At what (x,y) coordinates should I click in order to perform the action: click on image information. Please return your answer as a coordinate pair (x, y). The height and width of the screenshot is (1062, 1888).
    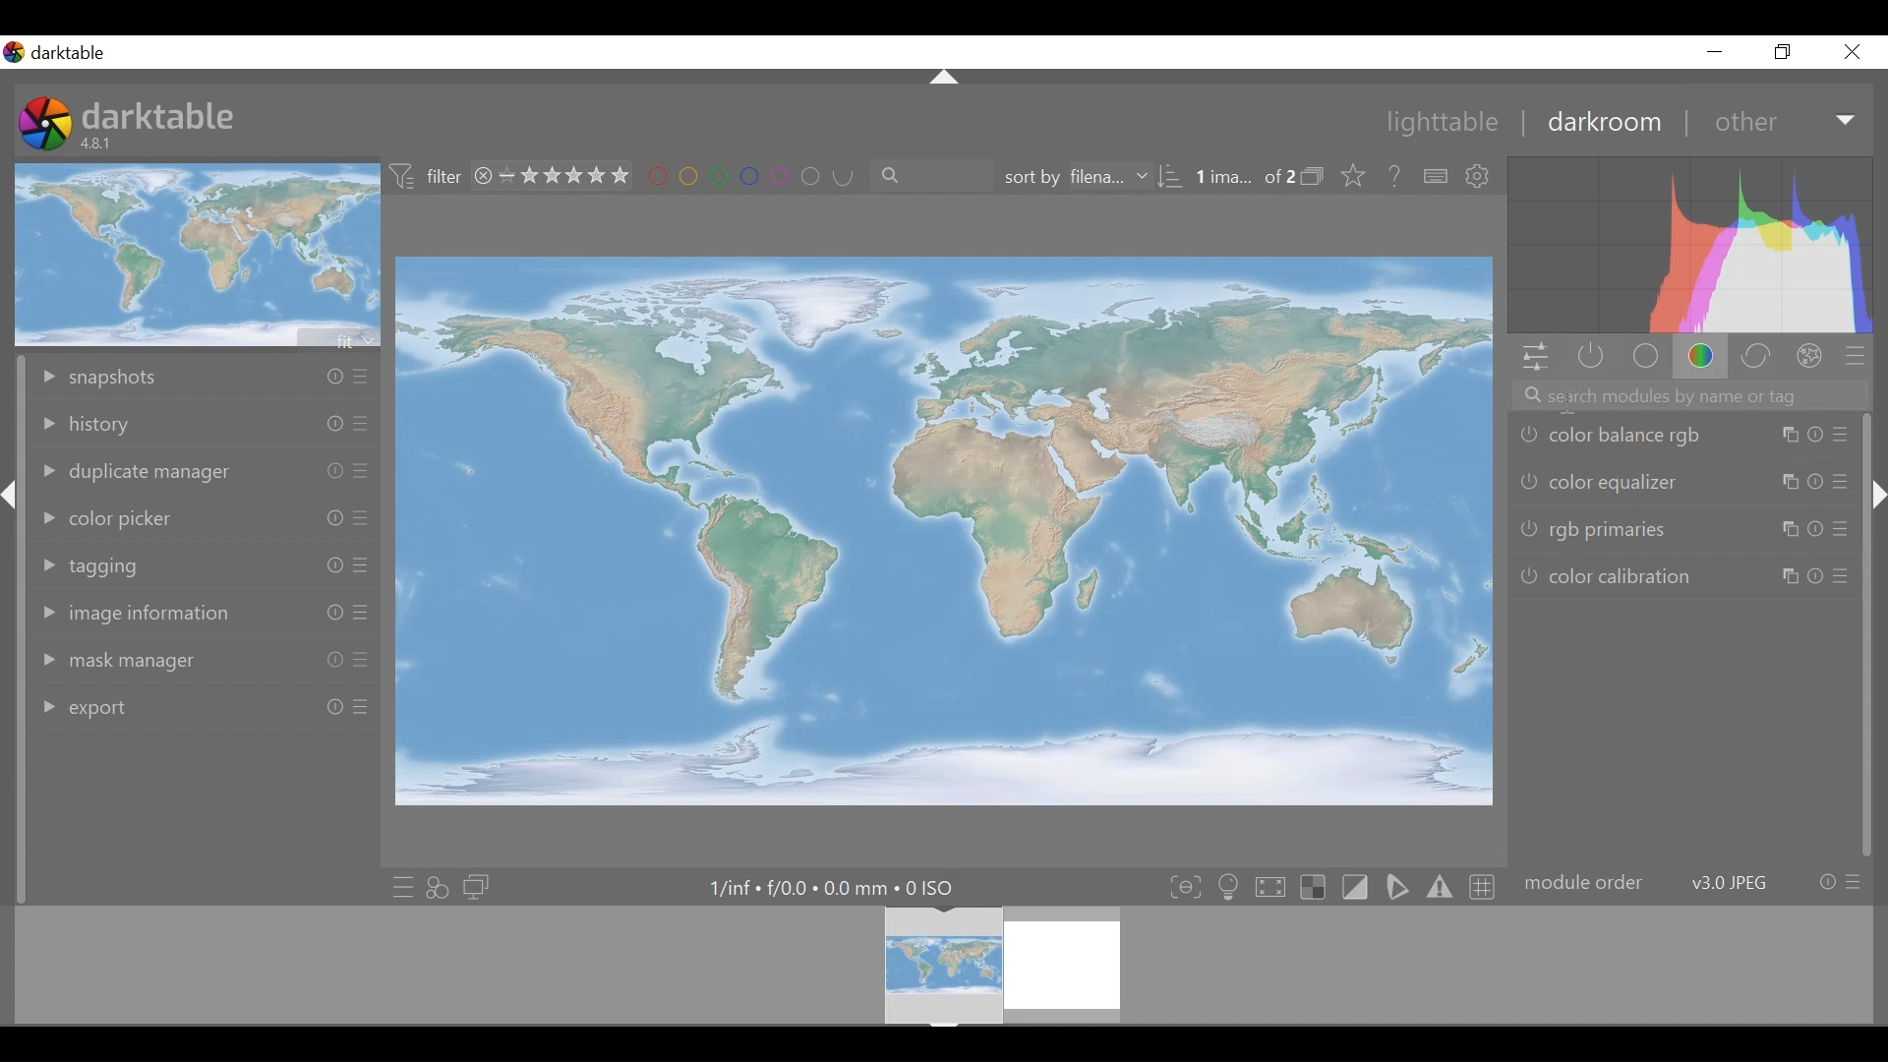
    Looking at the image, I should click on (203, 616).